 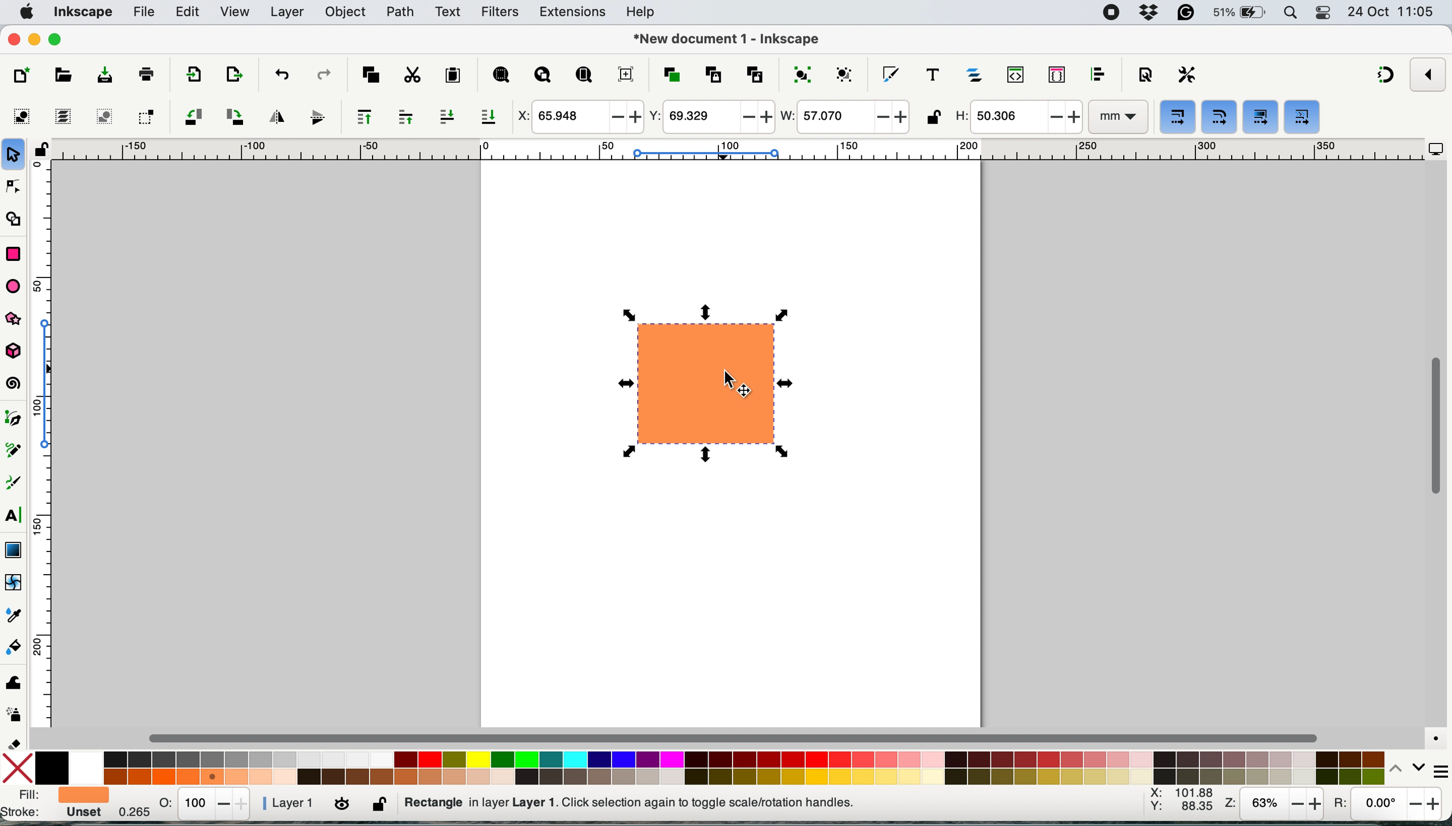 I want to click on import, so click(x=190, y=76).